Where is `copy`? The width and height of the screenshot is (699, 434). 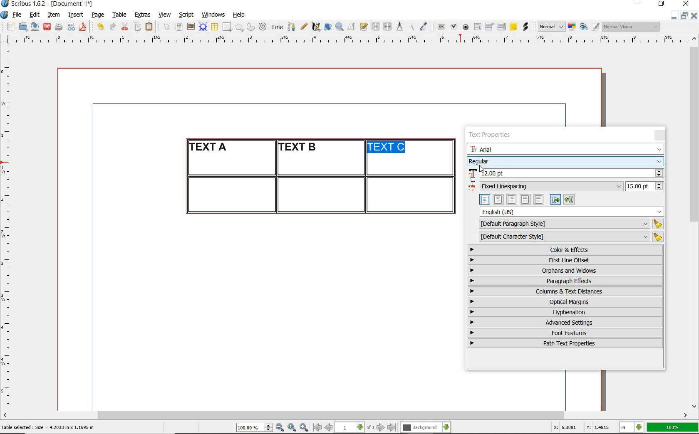
copy is located at coordinates (138, 27).